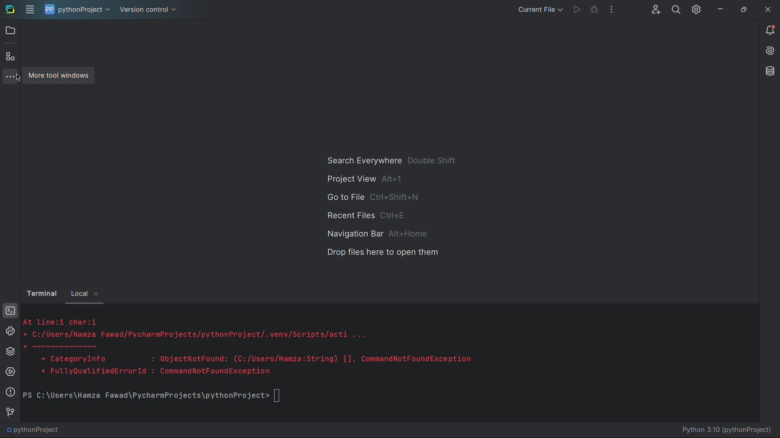  Describe the element at coordinates (61, 76) in the screenshot. I see `More tool windows` at that location.